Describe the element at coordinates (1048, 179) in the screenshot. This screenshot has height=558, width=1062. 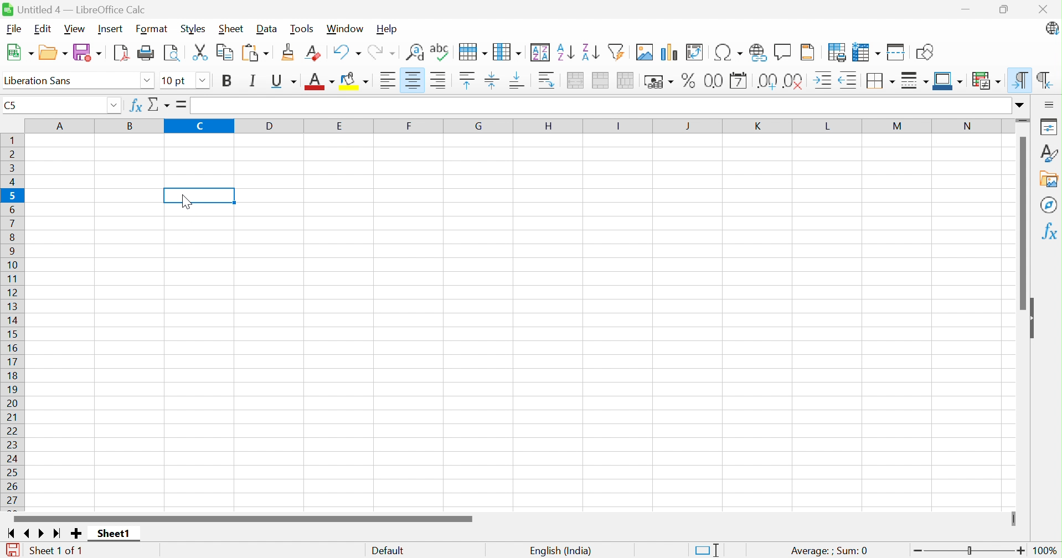
I see `Gallery` at that location.